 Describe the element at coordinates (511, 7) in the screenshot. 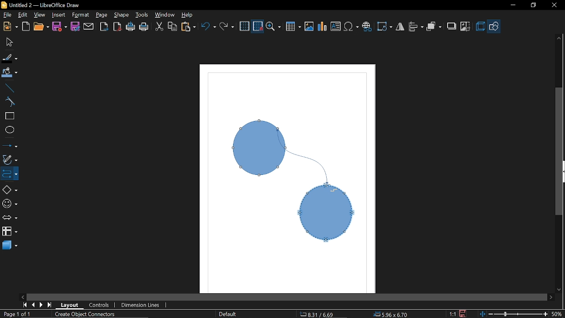

I see `Minimize` at that location.